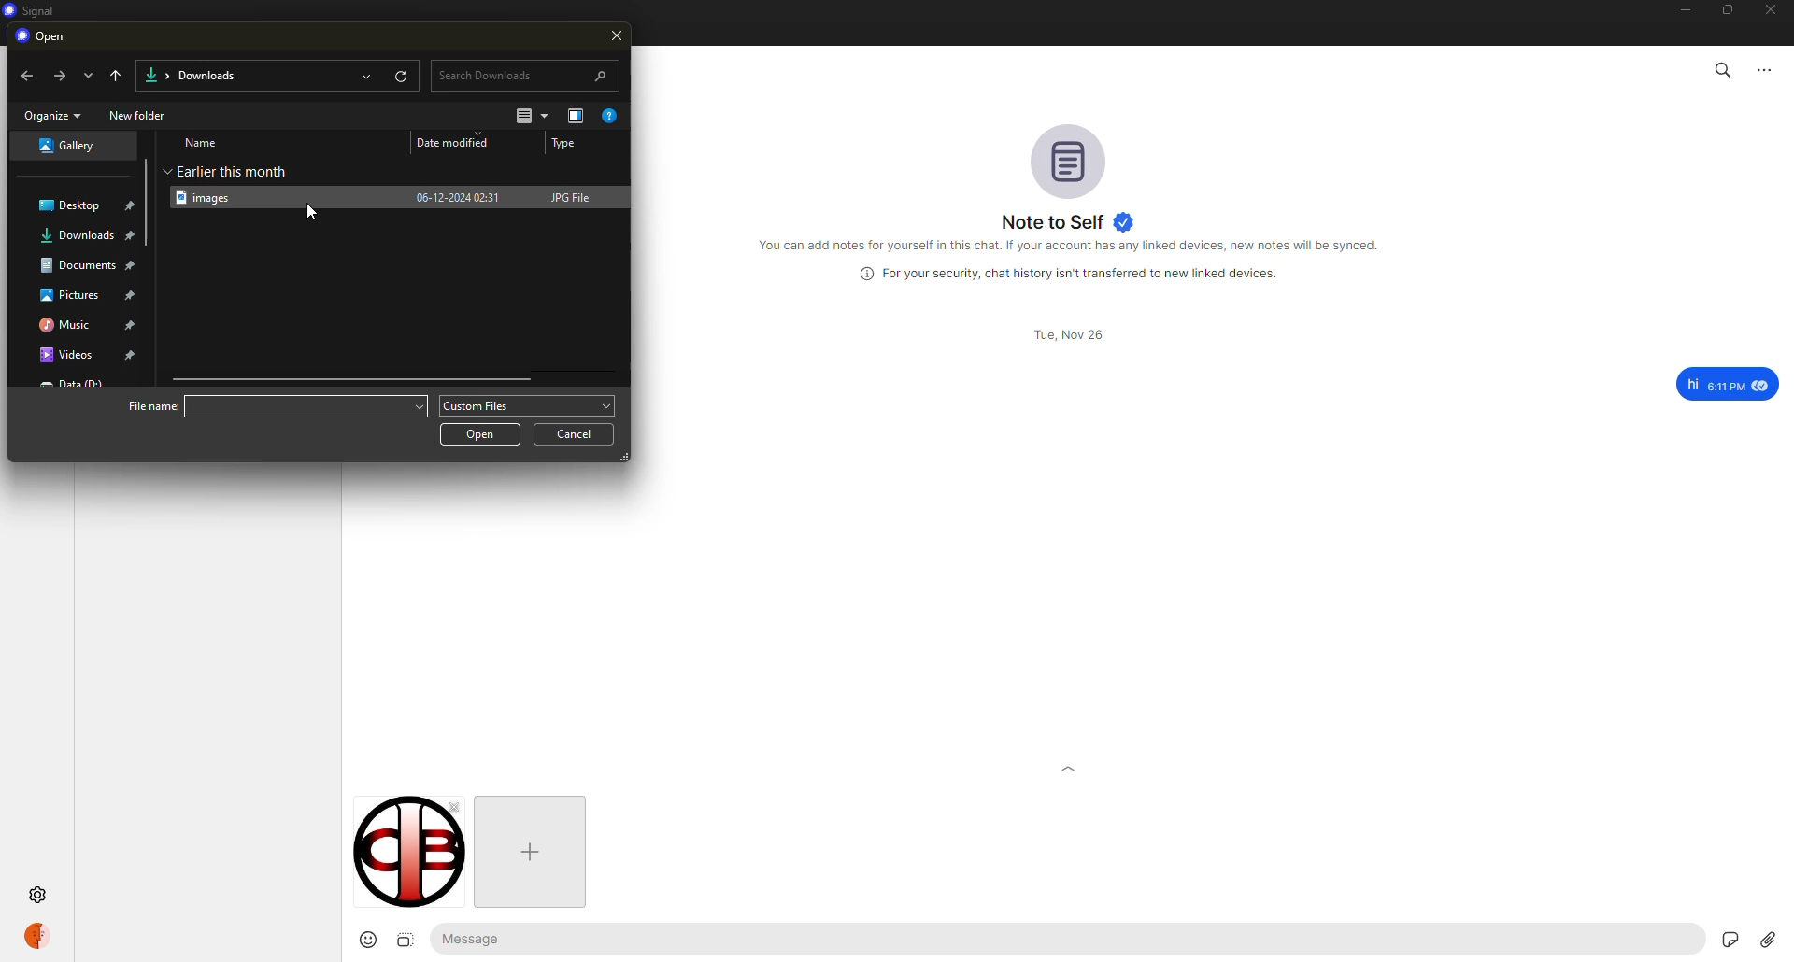 Image resolution: width=1794 pixels, height=962 pixels. Describe the element at coordinates (1069, 769) in the screenshot. I see `expand` at that location.